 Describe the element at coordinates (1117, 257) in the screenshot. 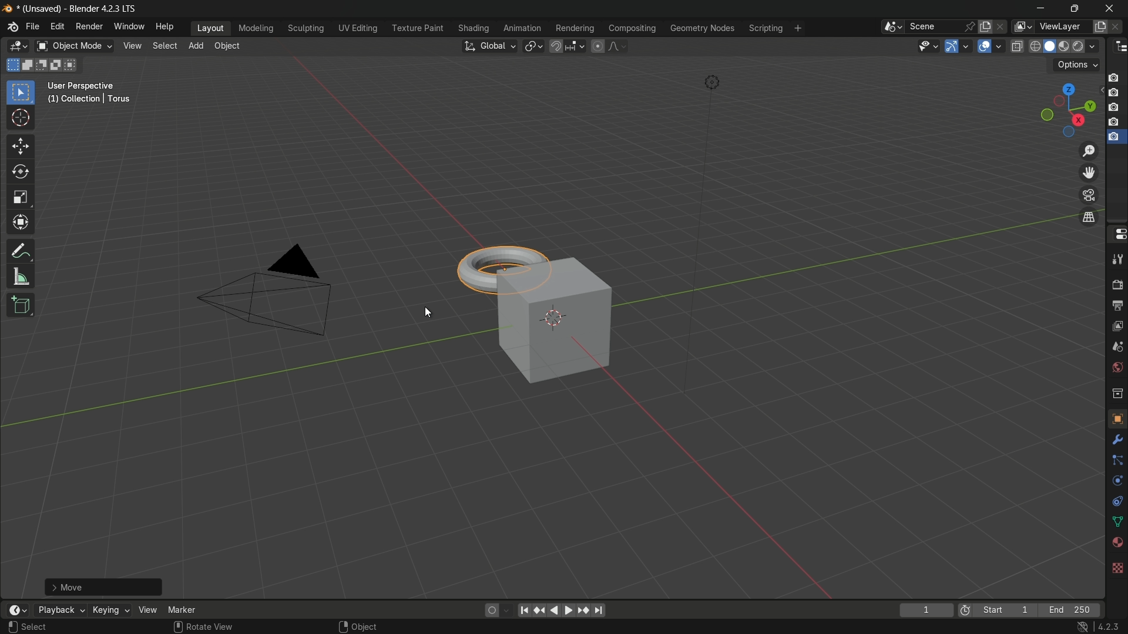

I see `tools` at that location.